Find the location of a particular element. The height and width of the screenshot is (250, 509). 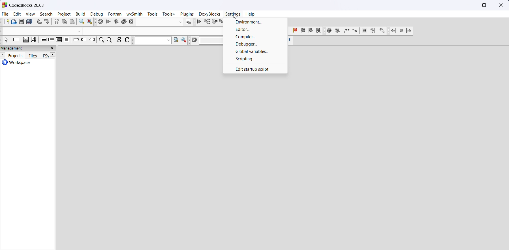

compiler is located at coordinates (255, 37).